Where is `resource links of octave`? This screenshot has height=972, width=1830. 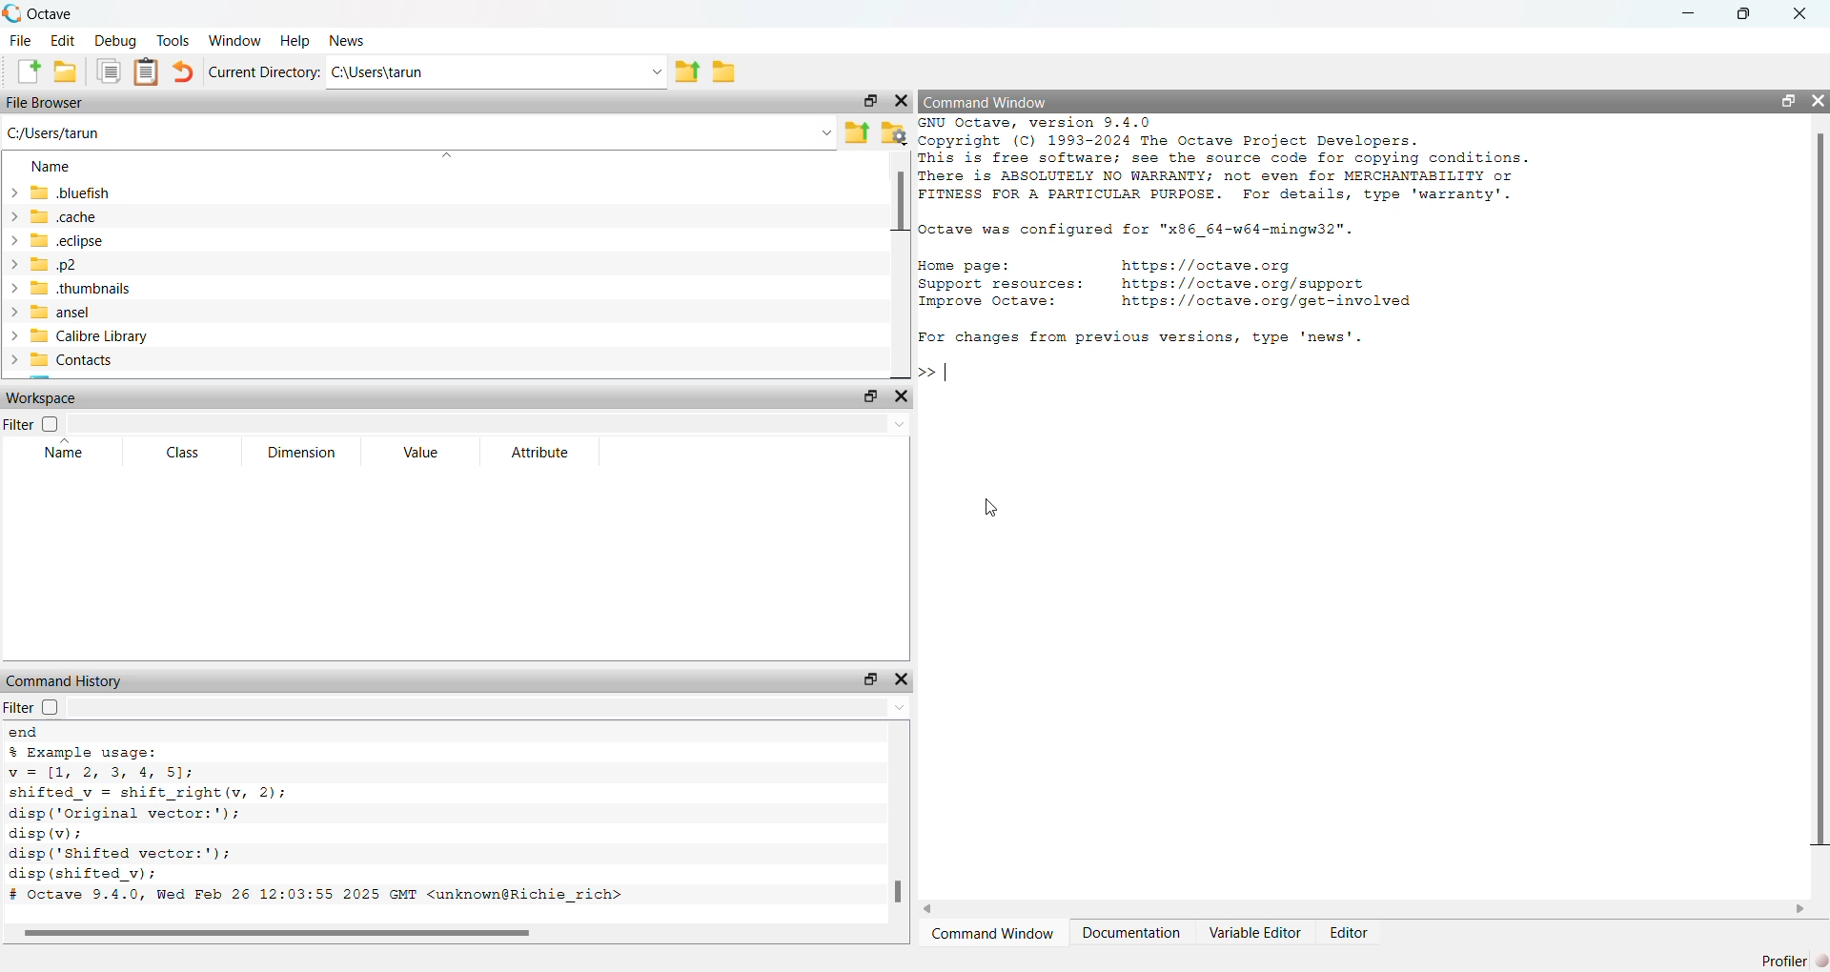 resource links of octave is located at coordinates (1189, 287).